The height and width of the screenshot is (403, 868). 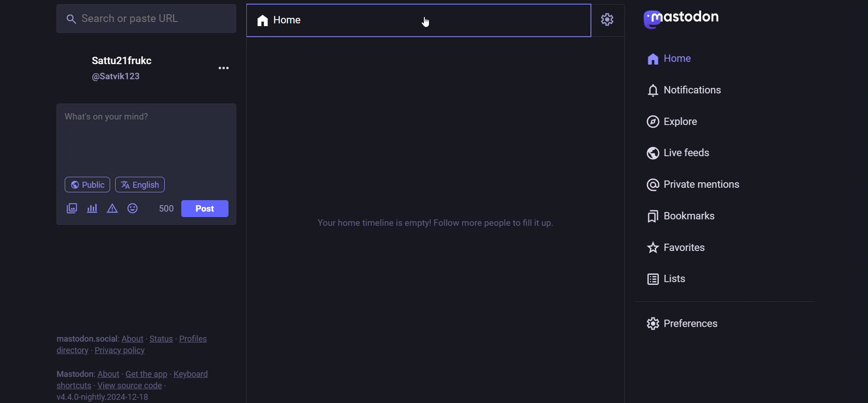 I want to click on word limit, so click(x=165, y=208).